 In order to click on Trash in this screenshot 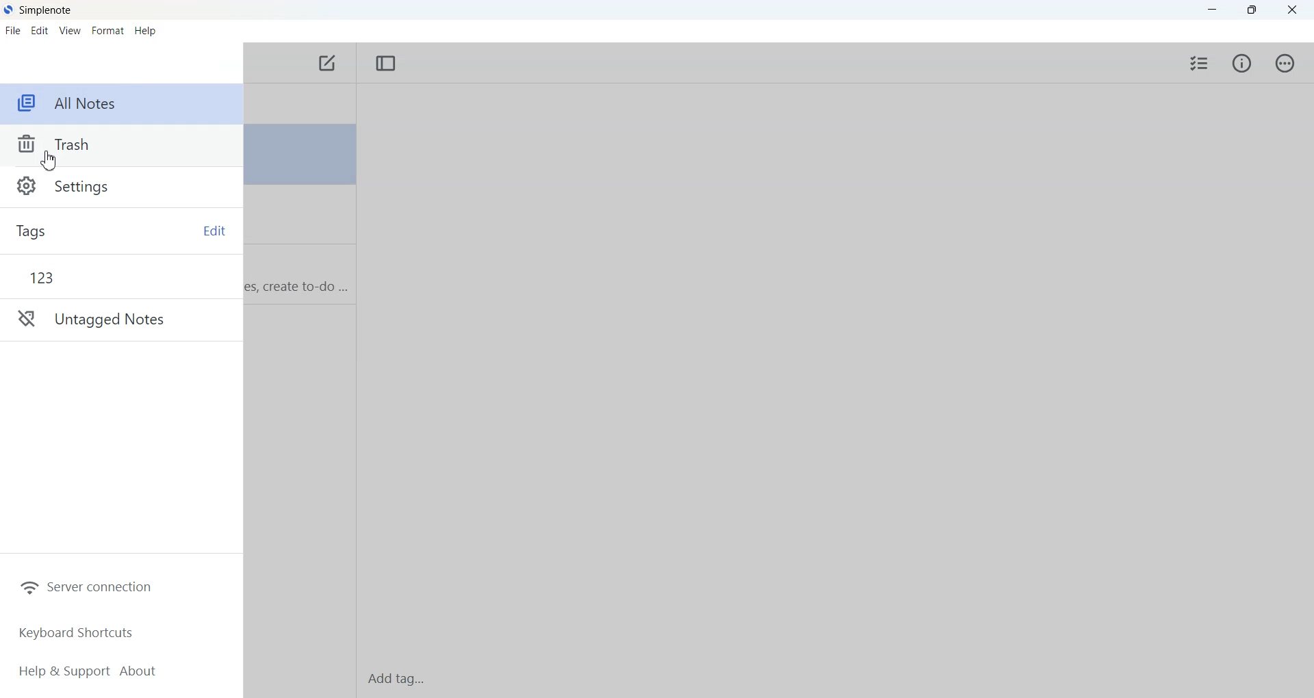, I will do `click(122, 146)`.